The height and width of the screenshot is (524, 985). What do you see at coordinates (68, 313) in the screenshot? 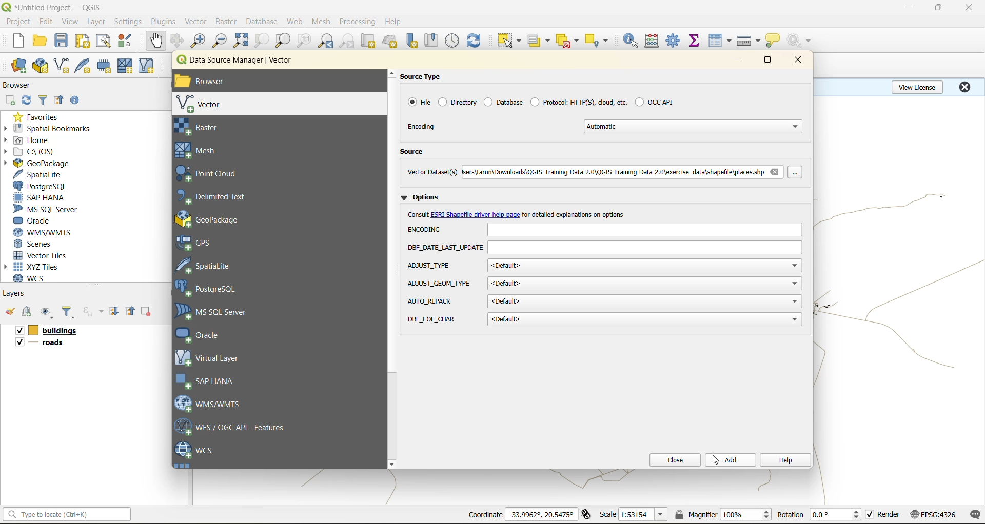
I see `filter` at bounding box center [68, 313].